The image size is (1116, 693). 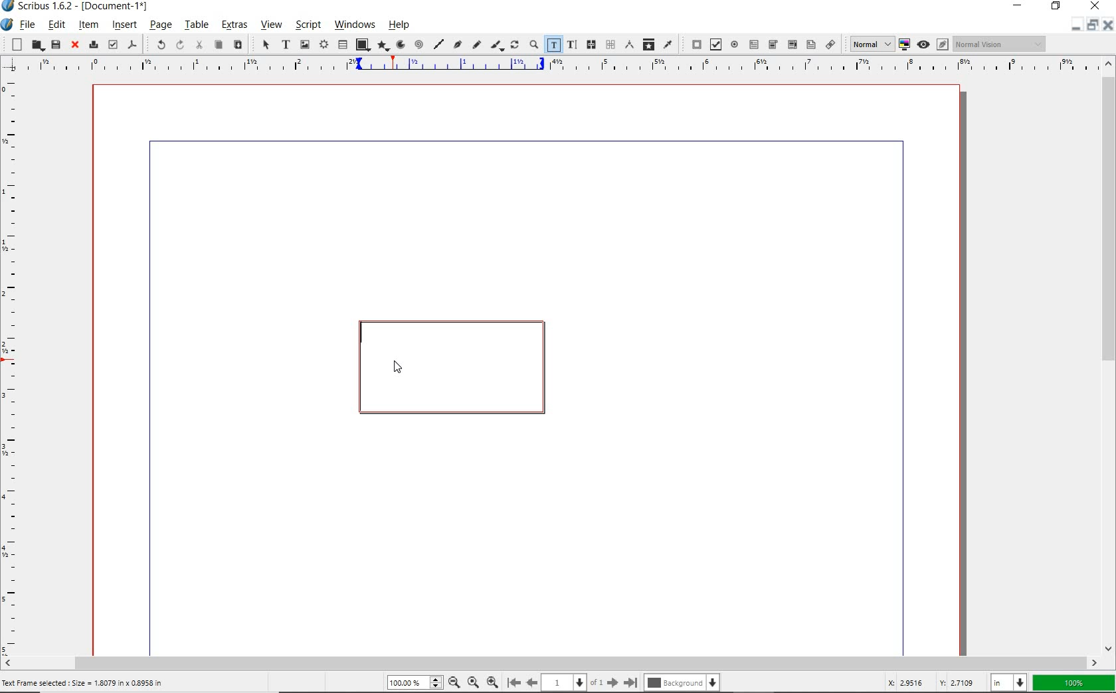 I want to click on Zoom In, so click(x=492, y=683).